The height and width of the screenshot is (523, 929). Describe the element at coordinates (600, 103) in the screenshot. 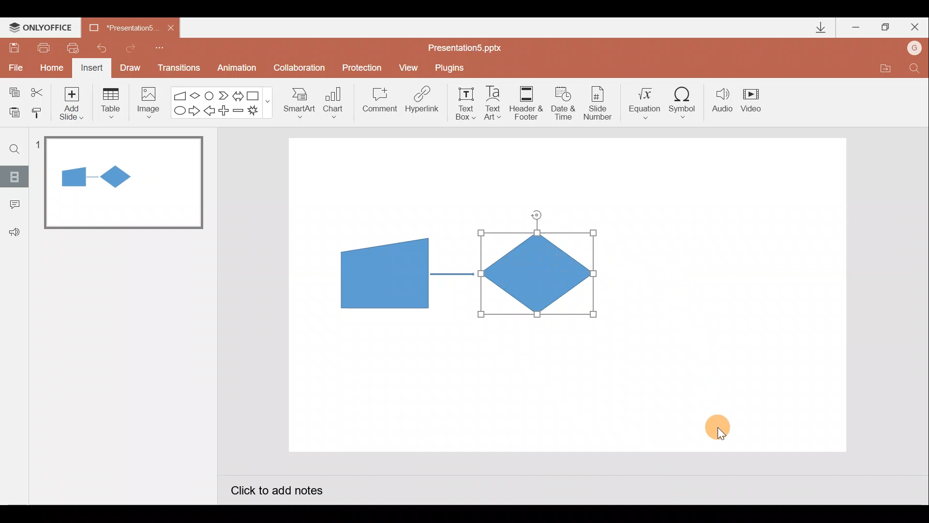

I see `Slide number` at that location.